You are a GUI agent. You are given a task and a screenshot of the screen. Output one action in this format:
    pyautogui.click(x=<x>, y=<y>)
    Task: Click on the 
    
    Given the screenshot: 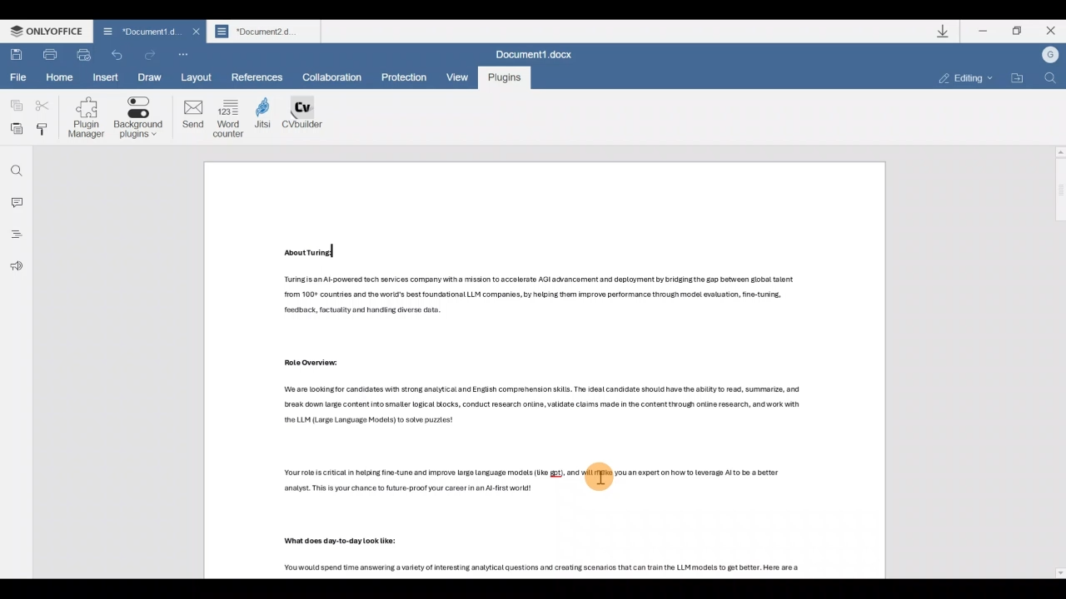 What is the action you would take?
    pyautogui.click(x=341, y=542)
    